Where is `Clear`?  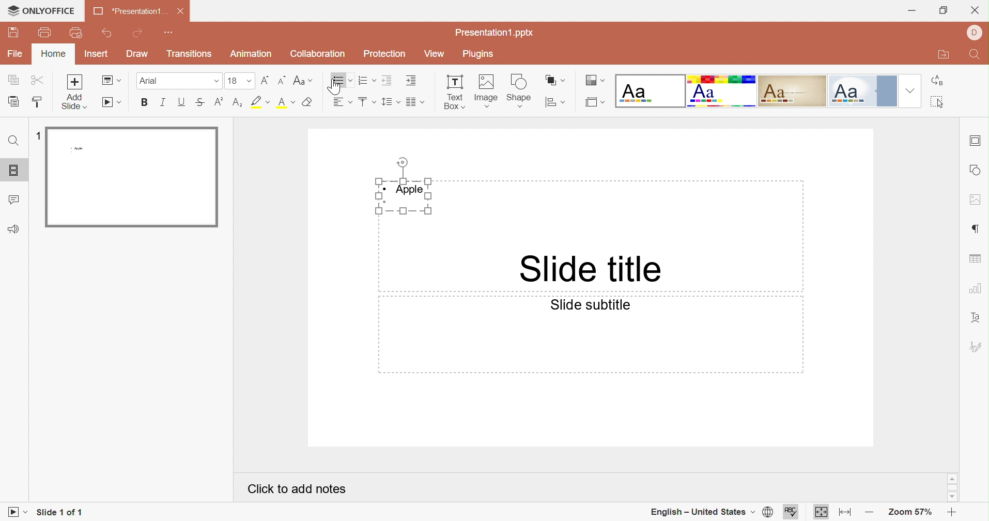 Clear is located at coordinates (308, 103).